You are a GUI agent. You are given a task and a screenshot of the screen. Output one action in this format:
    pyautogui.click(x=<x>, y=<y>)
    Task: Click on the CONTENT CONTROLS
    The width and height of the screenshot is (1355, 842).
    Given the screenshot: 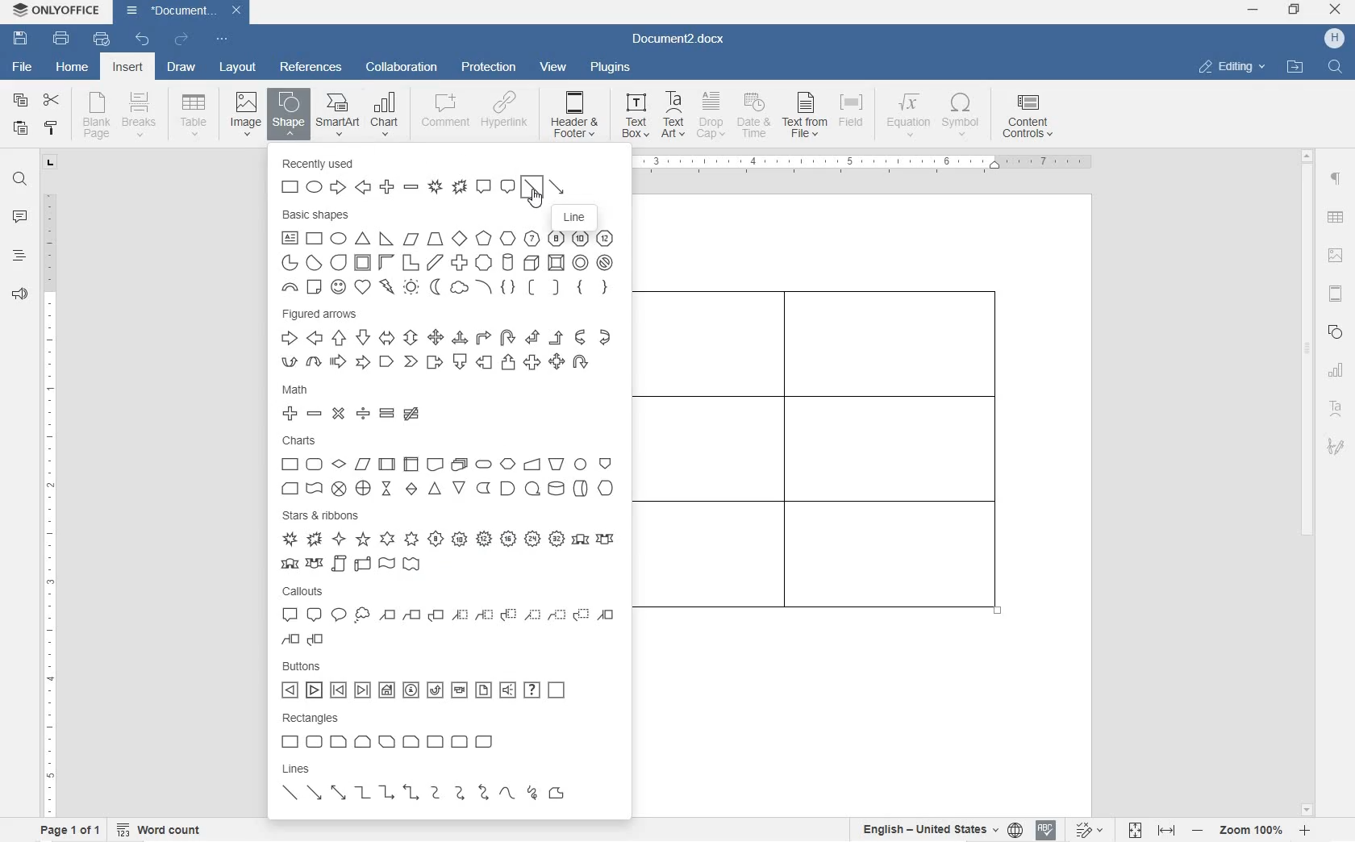 What is the action you would take?
    pyautogui.click(x=1025, y=119)
    